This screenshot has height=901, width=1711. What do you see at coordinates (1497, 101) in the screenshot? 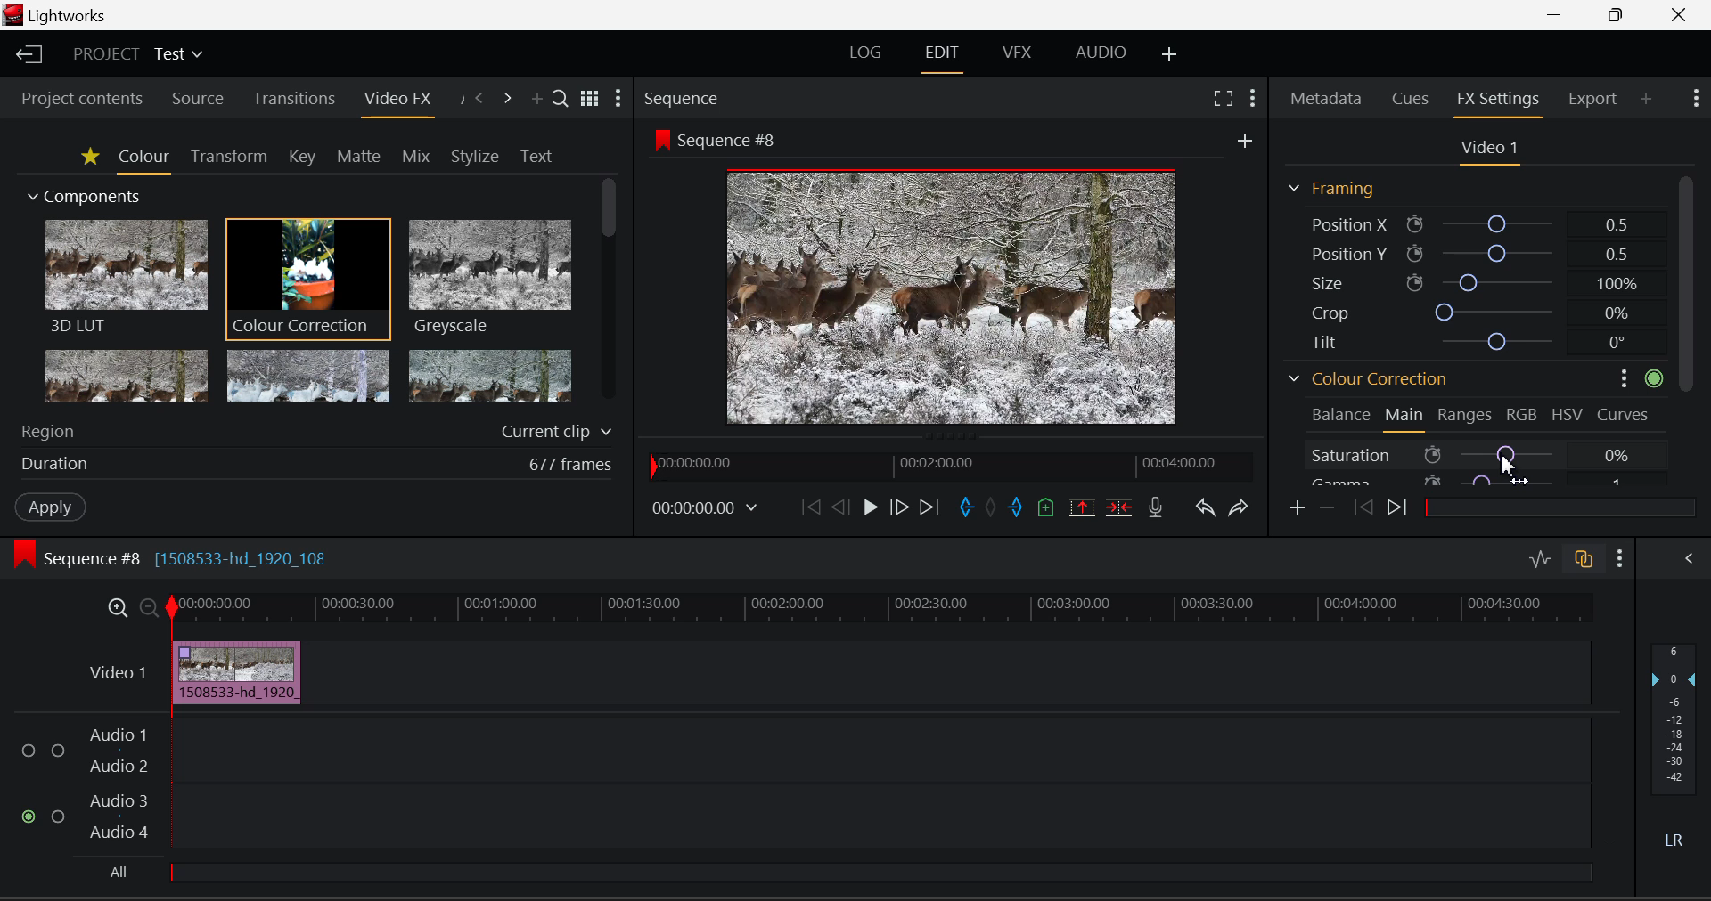
I see `FX Settings Open` at bounding box center [1497, 101].